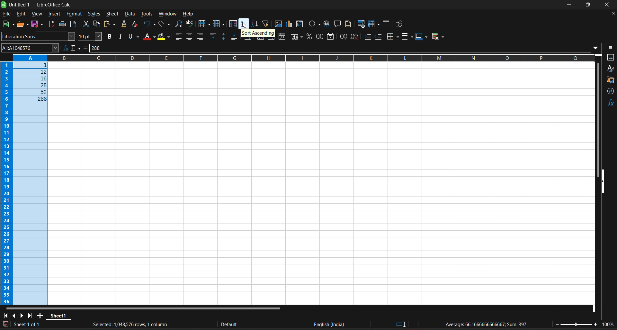 This screenshot has width=617, height=330. What do you see at coordinates (188, 14) in the screenshot?
I see `help` at bounding box center [188, 14].